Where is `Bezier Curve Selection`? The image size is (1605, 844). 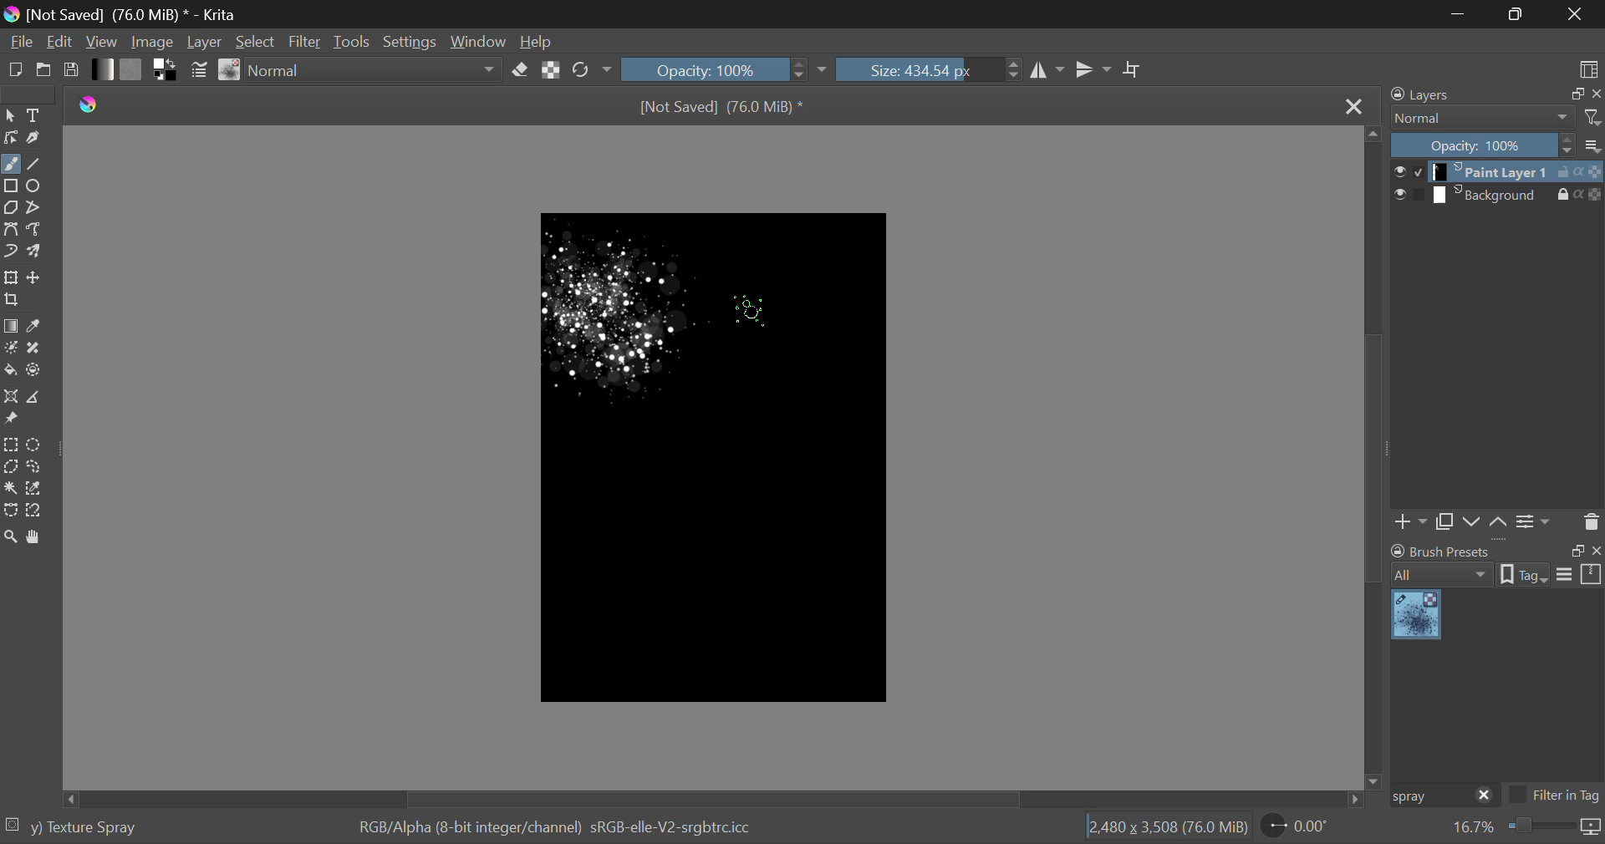
Bezier Curve Selection is located at coordinates (12, 511).